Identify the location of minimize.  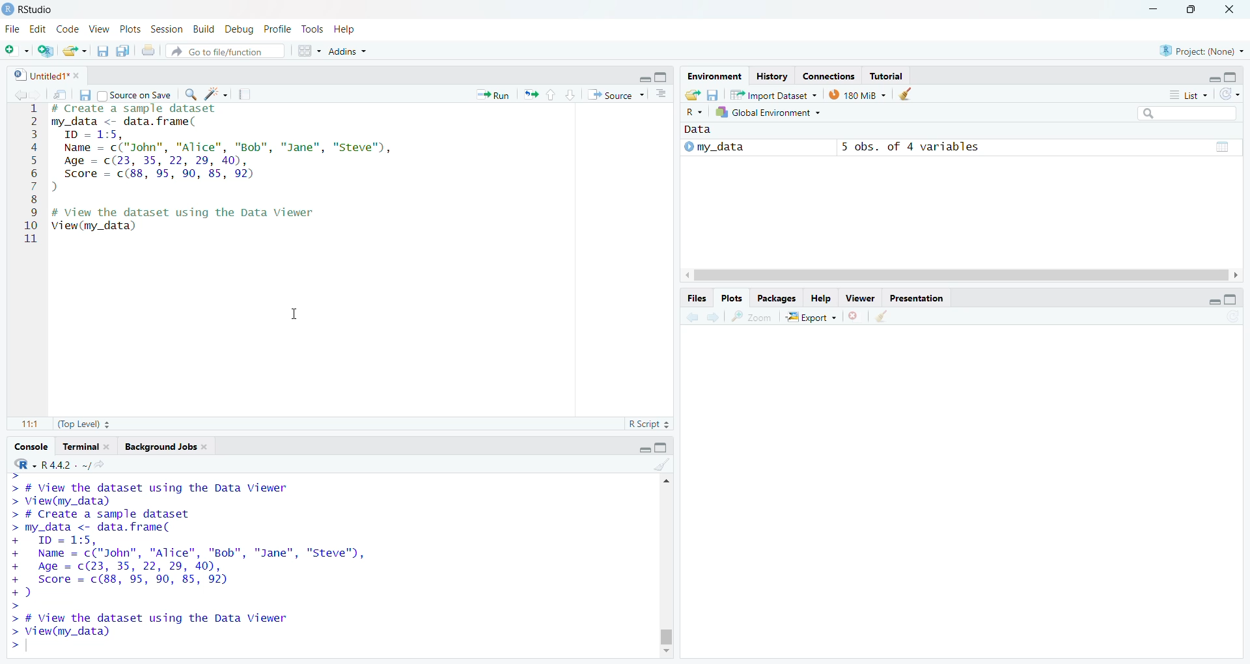
(1212, 80).